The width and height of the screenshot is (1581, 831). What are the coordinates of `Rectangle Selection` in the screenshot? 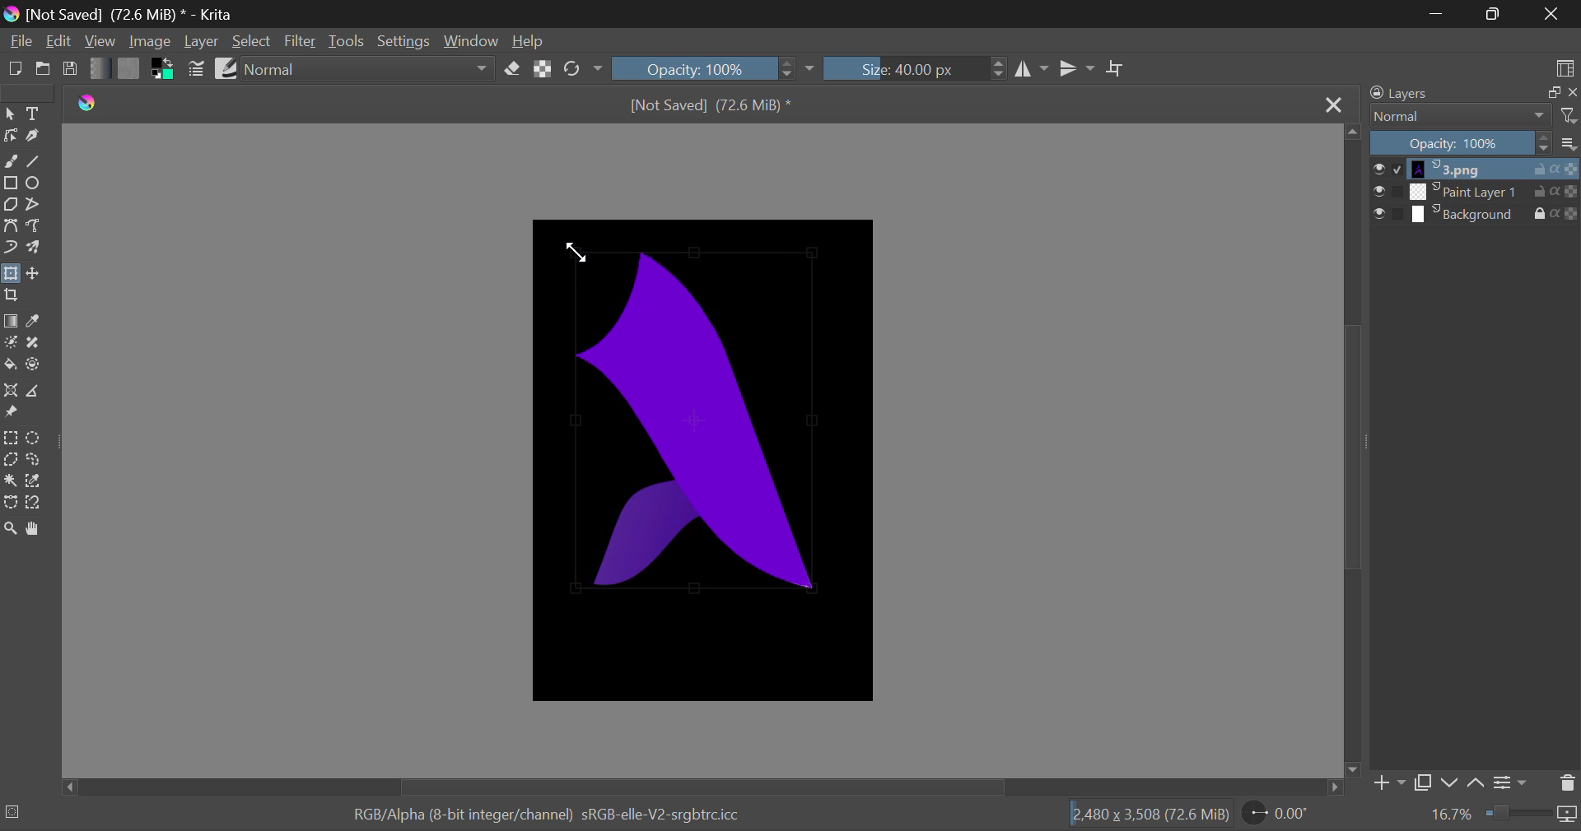 It's located at (13, 439).